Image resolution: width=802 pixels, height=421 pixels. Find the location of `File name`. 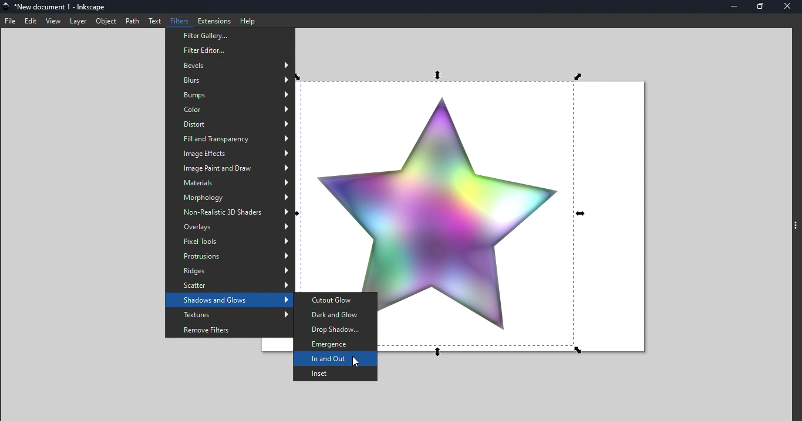

File name is located at coordinates (62, 8).